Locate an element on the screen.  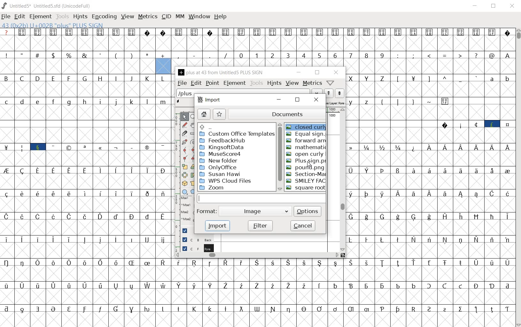
https://labeling-s.turing.com/conversations/75682/view is located at coordinates (413, 293).